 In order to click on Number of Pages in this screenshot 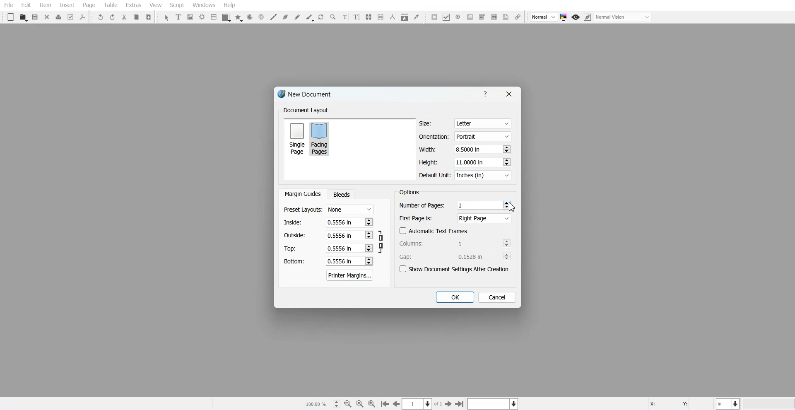, I will do `click(455, 205)`.